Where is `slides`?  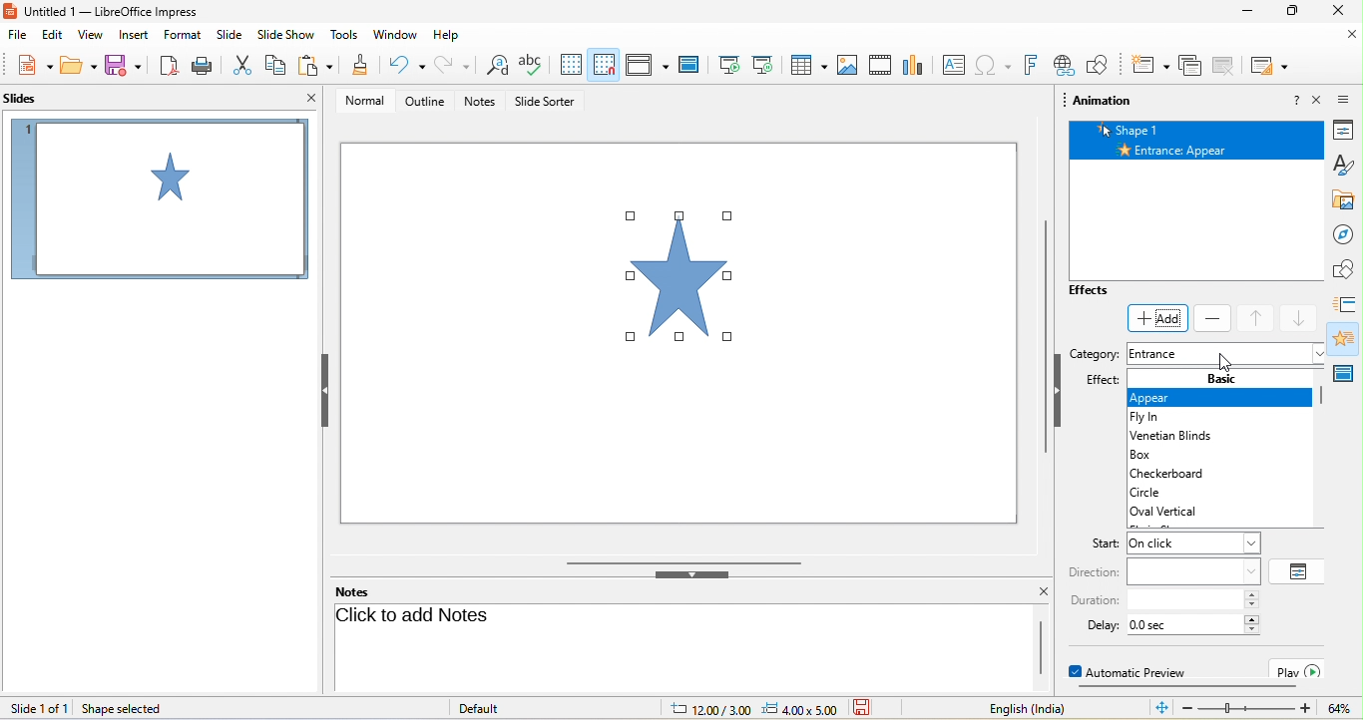 slides is located at coordinates (32, 98).